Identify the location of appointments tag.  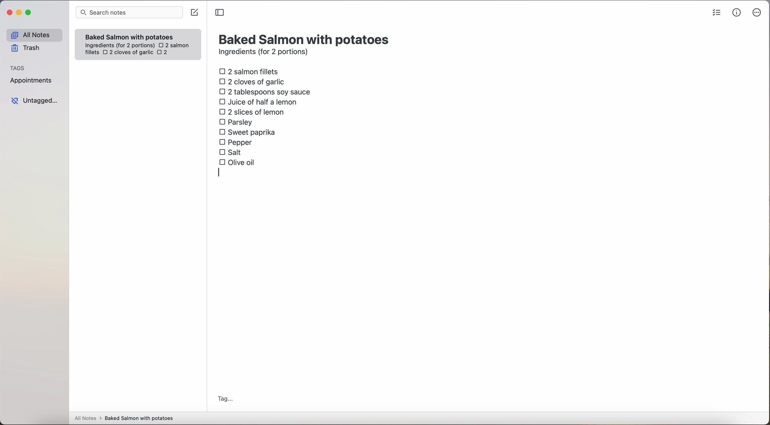
(32, 79).